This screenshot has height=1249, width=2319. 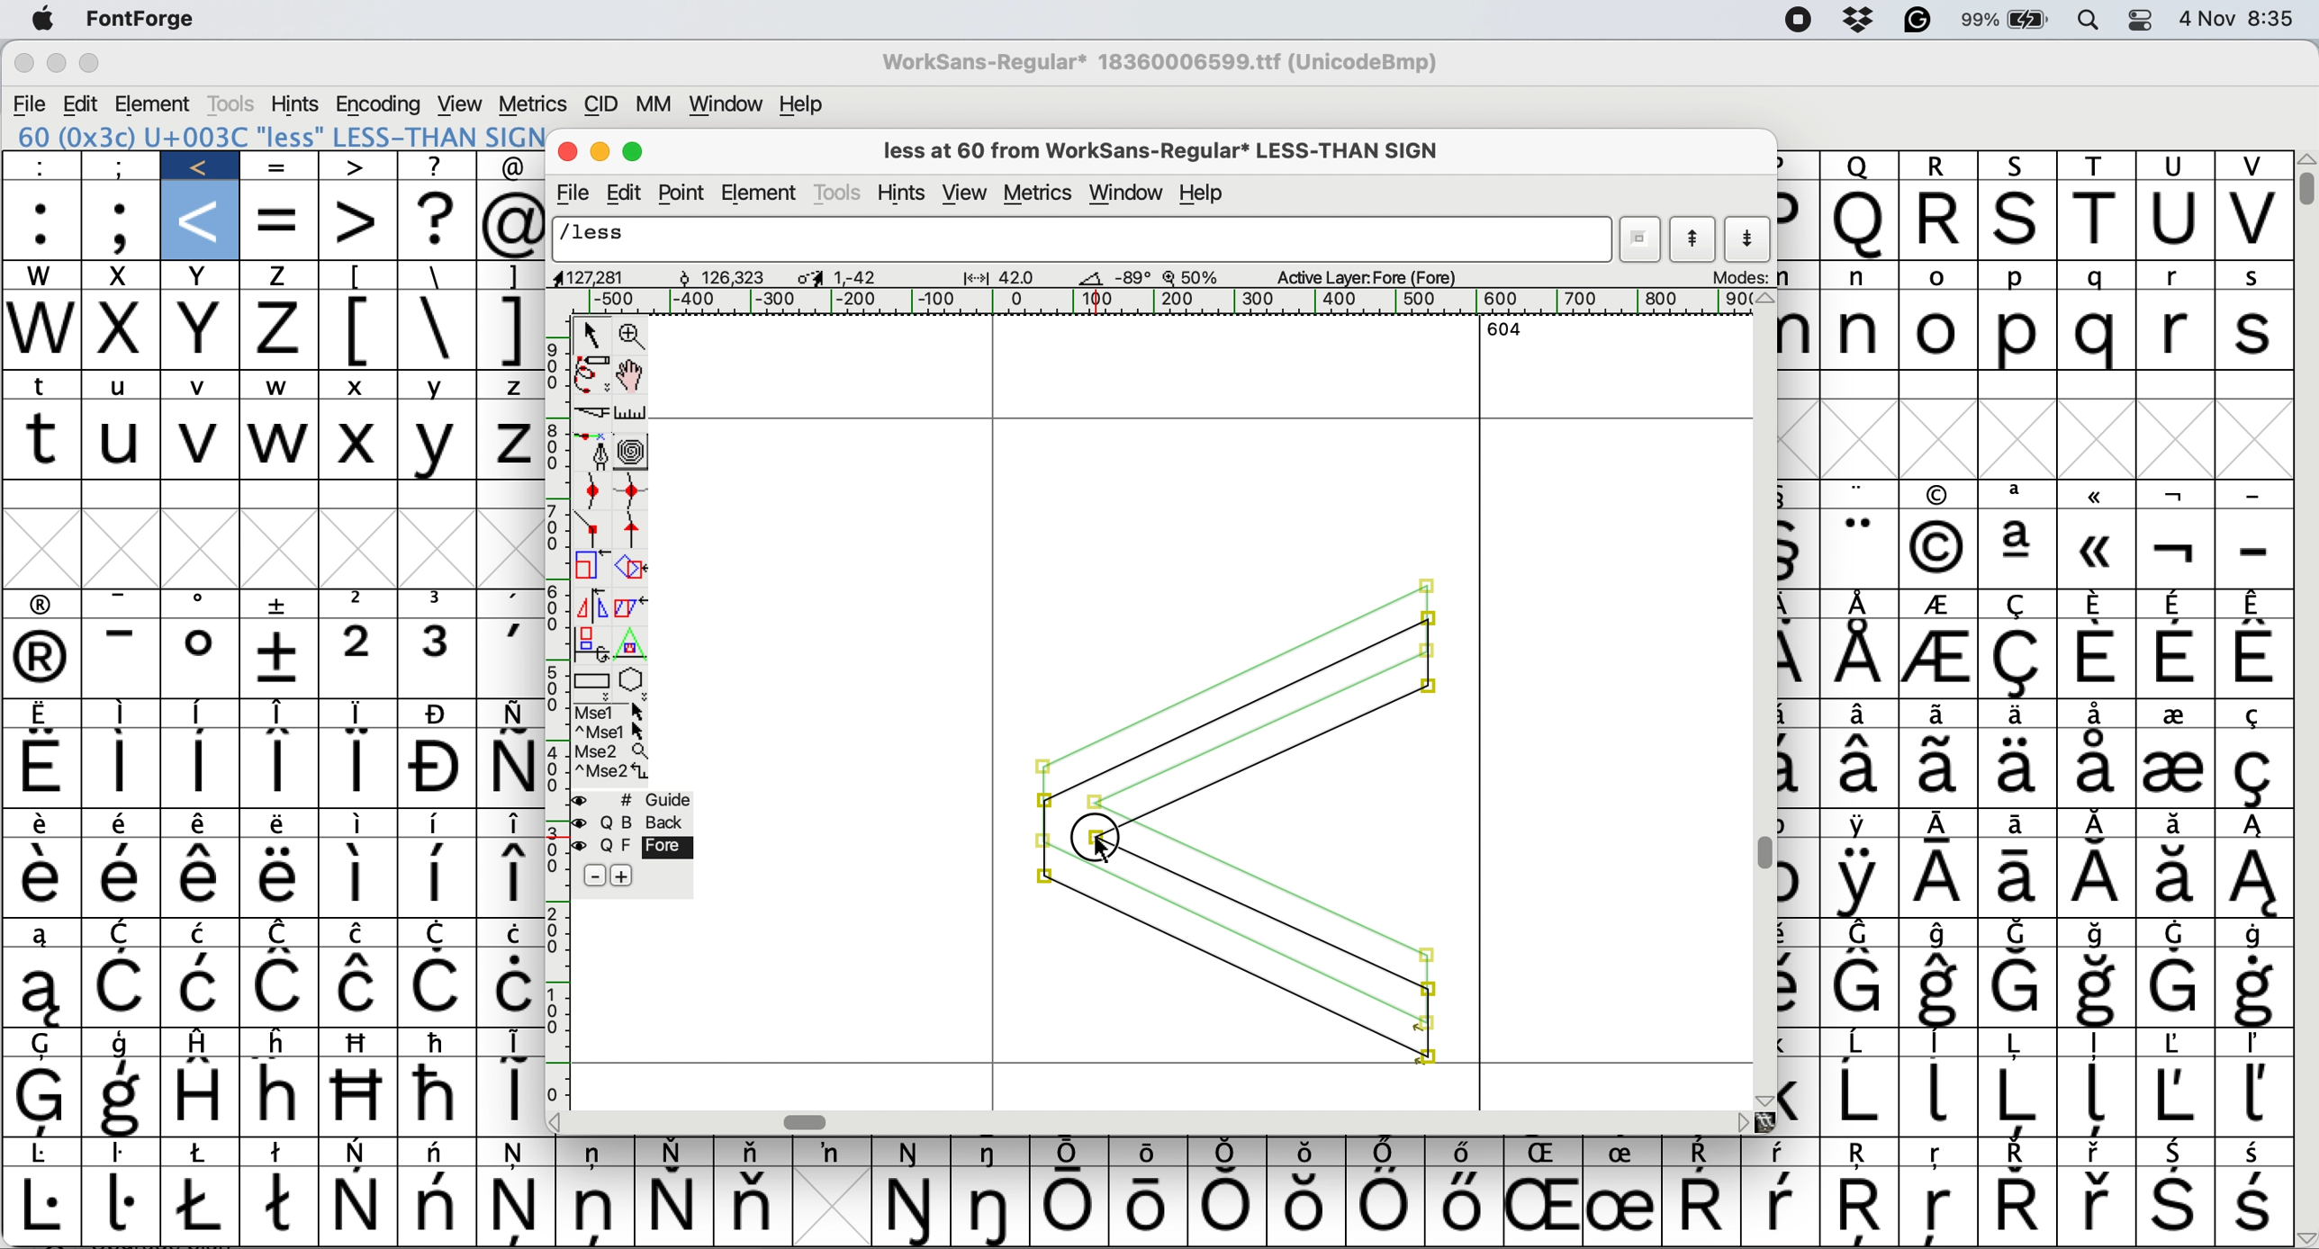 I want to click on Symbol, so click(x=2252, y=660).